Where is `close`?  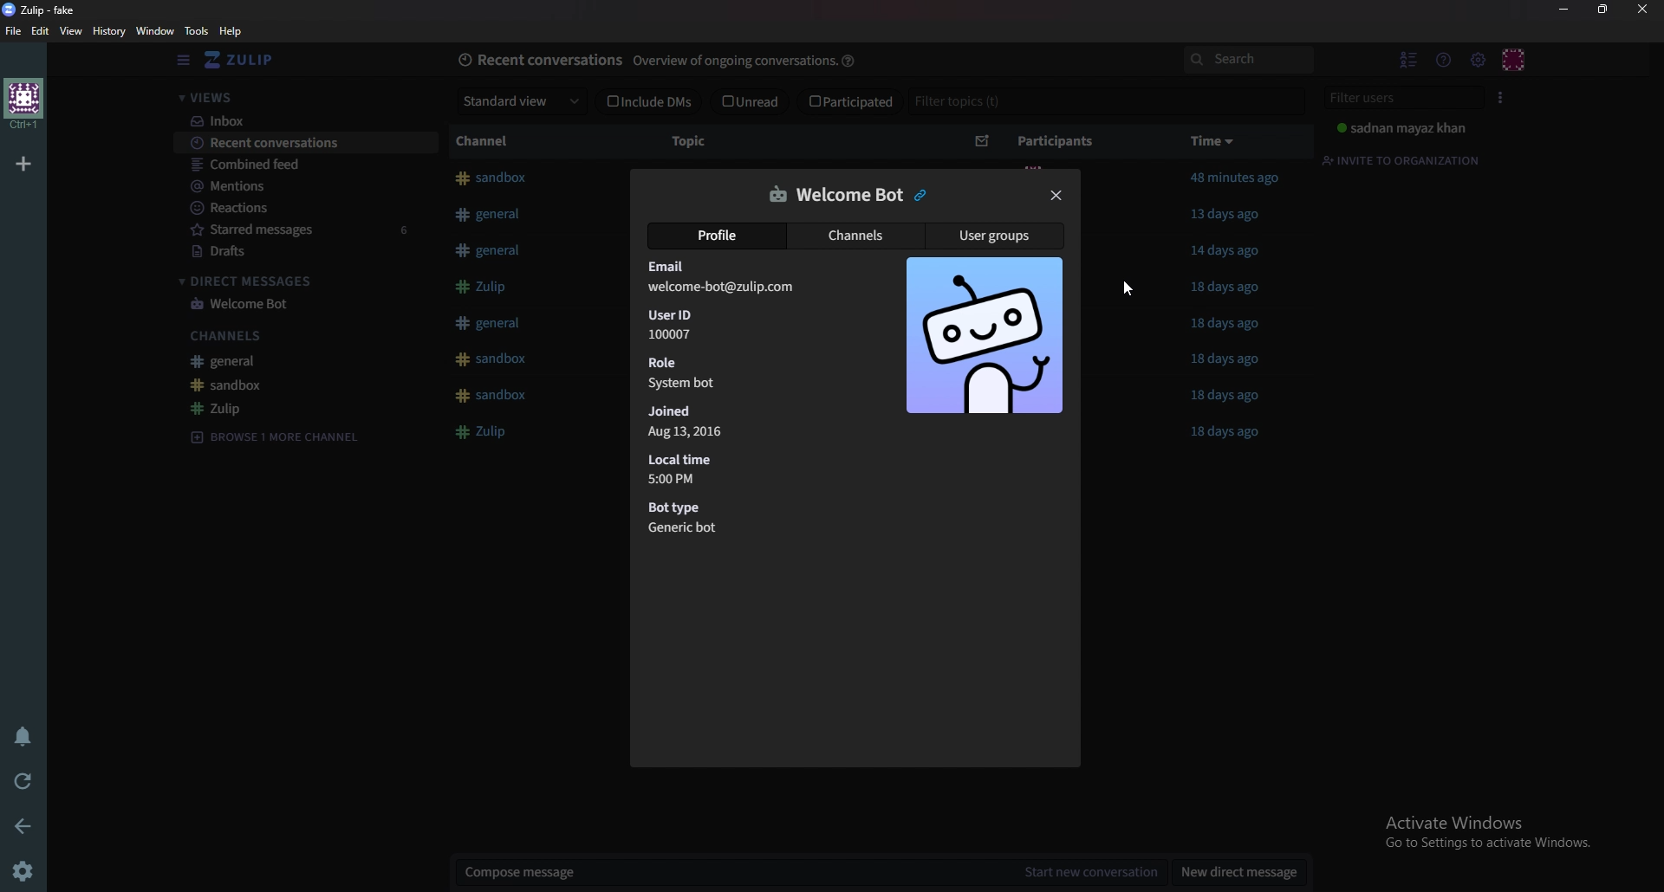 close is located at coordinates (1642, 11).